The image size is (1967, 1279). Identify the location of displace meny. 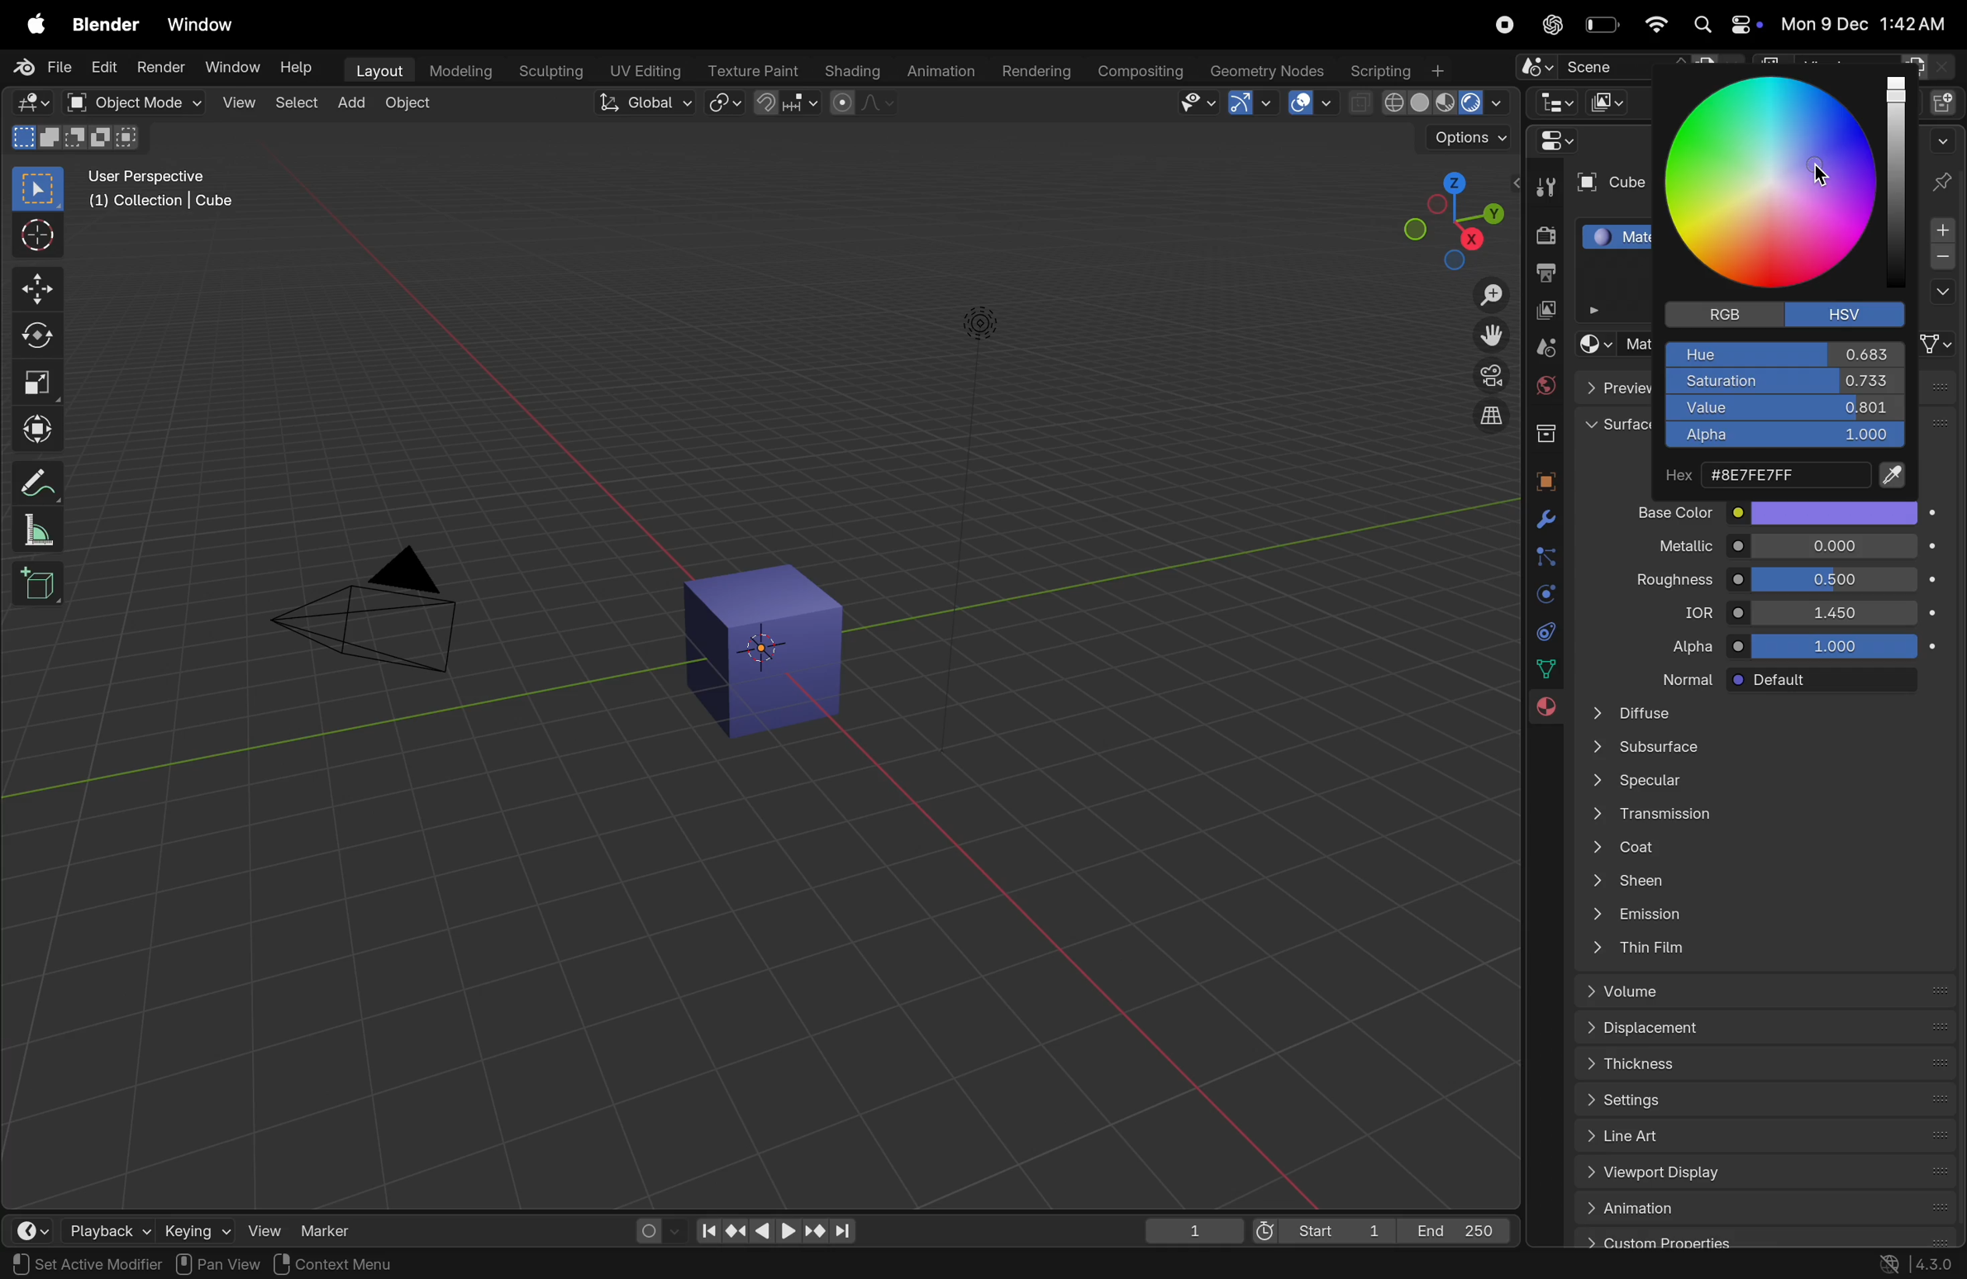
(1767, 1029).